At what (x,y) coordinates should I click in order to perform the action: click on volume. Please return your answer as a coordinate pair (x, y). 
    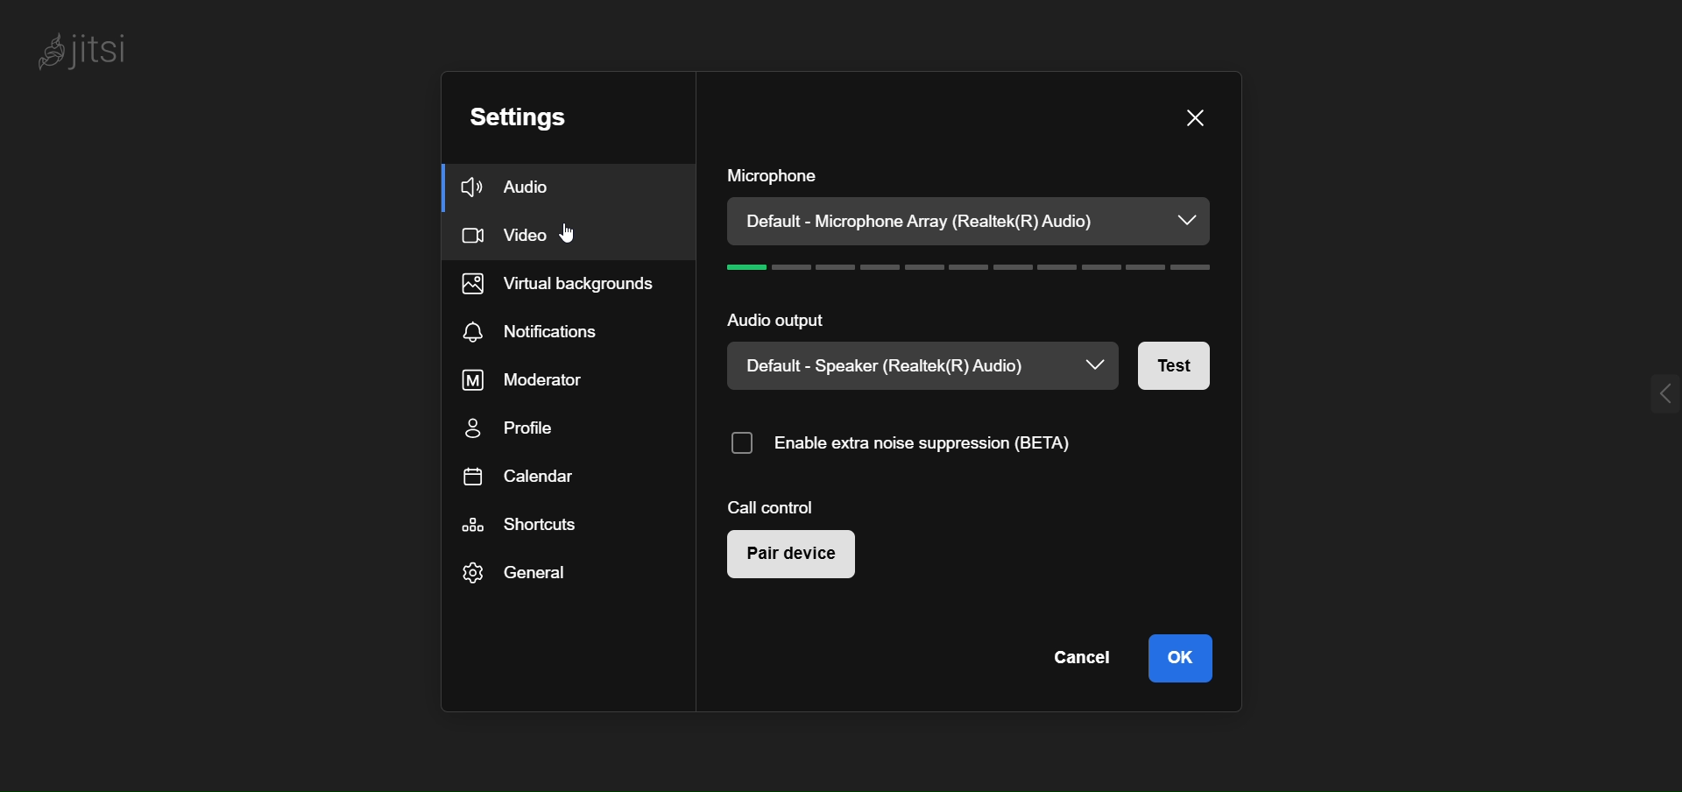
    Looking at the image, I should click on (971, 265).